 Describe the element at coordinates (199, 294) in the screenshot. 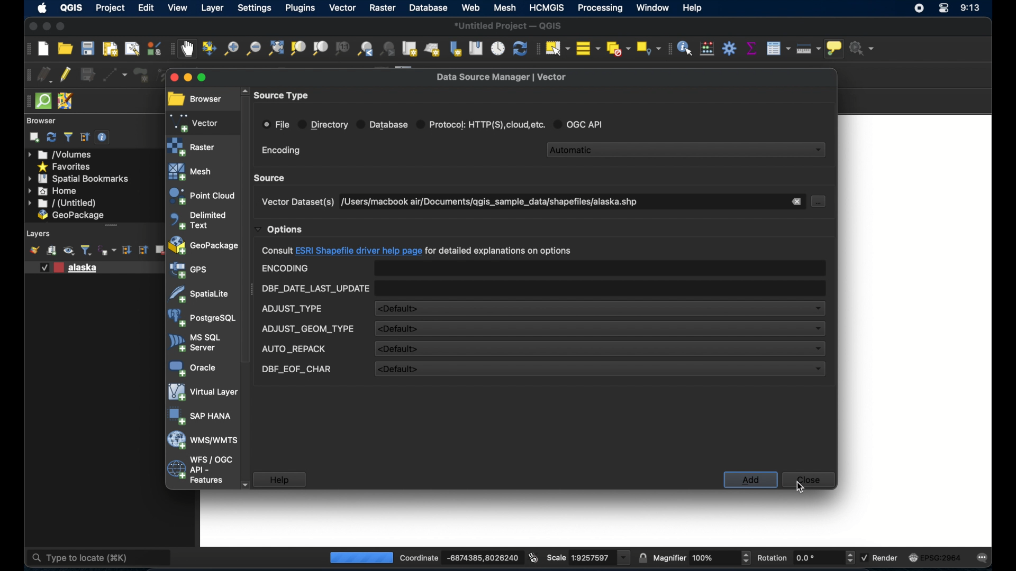

I see `spatiallite` at that location.